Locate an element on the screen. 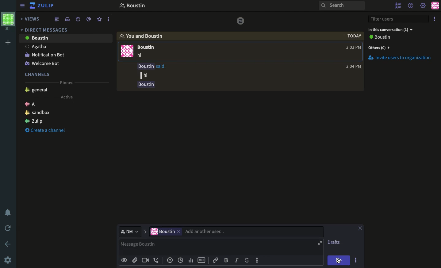 This screenshot has height=268, width=441. User Input is located at coordinates (194, 232).